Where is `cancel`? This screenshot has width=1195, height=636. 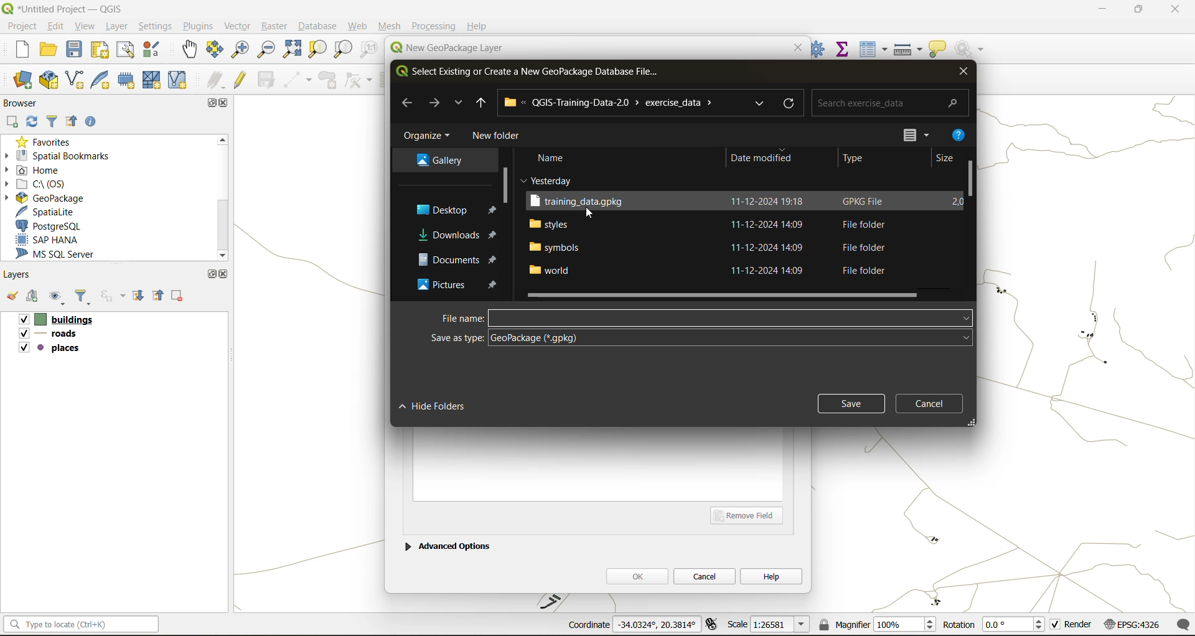
cancel is located at coordinates (932, 402).